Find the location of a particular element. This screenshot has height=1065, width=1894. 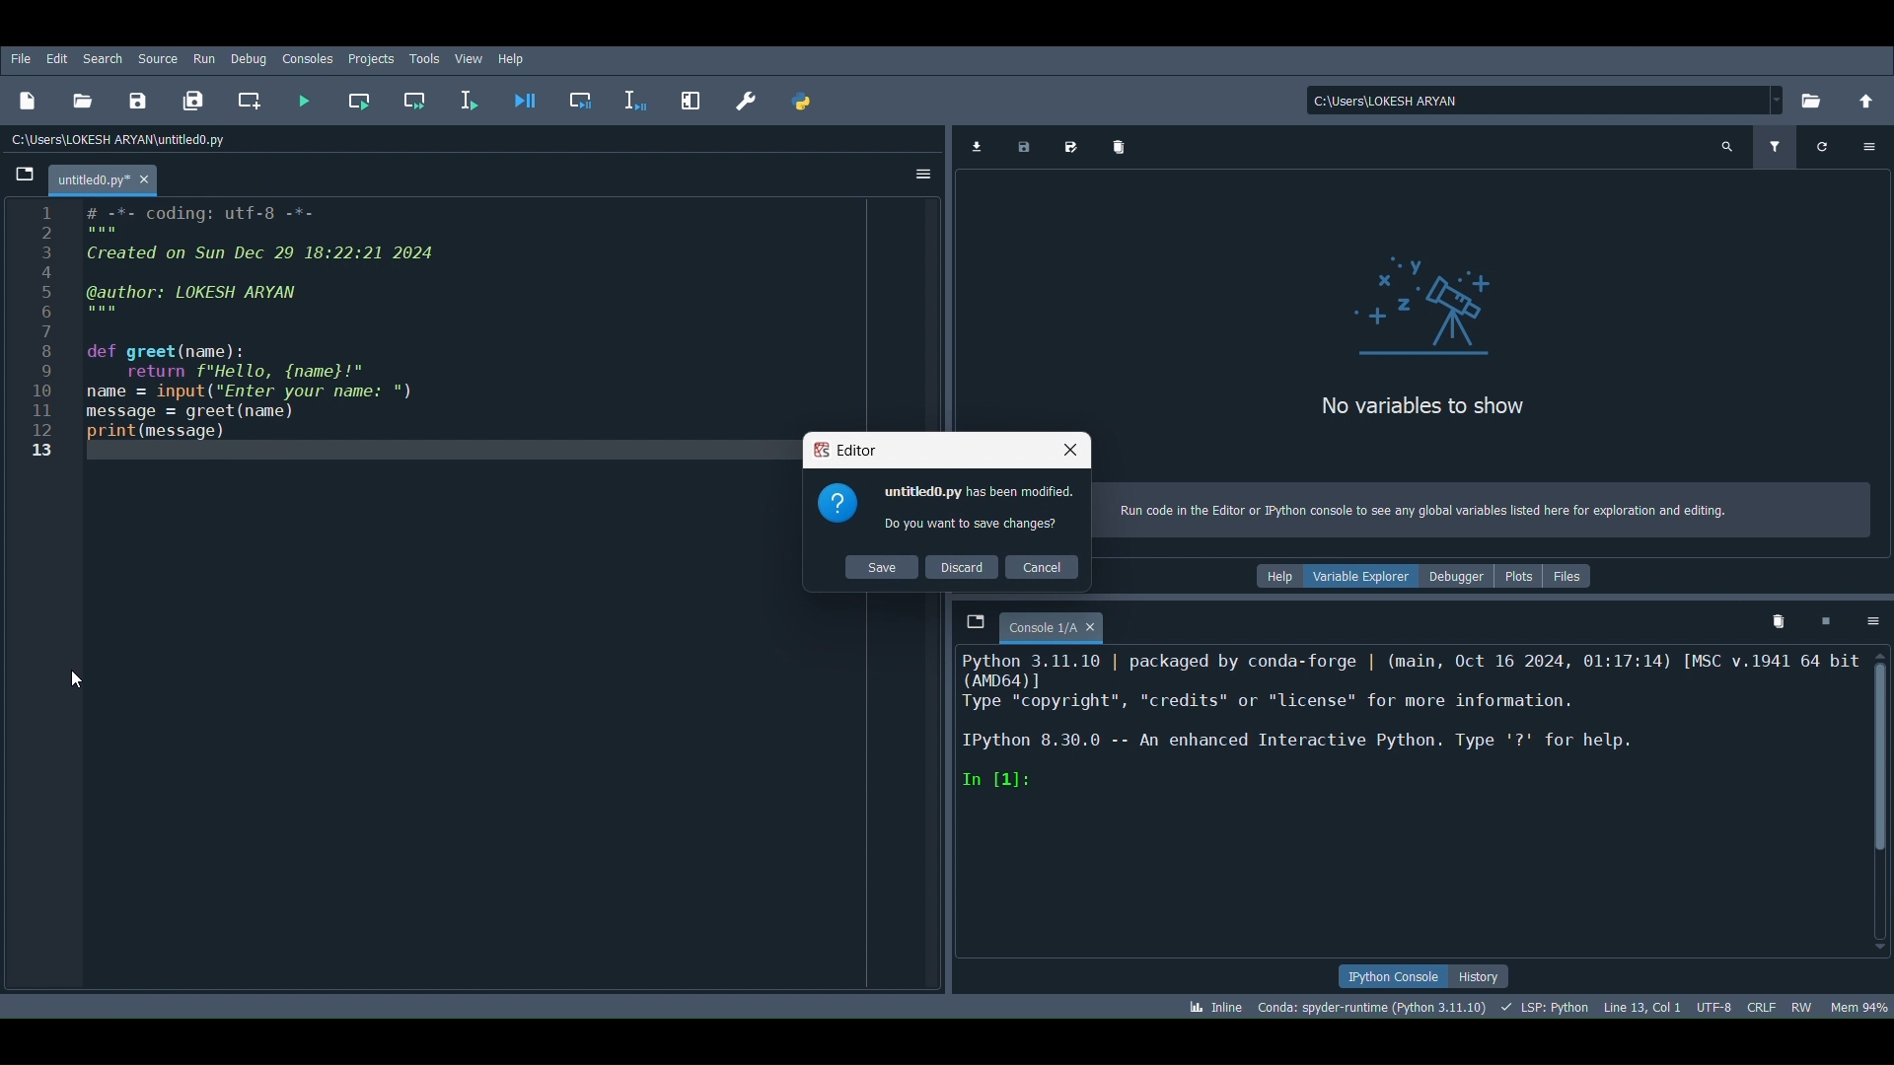

File EOL status is located at coordinates (1759, 1005).